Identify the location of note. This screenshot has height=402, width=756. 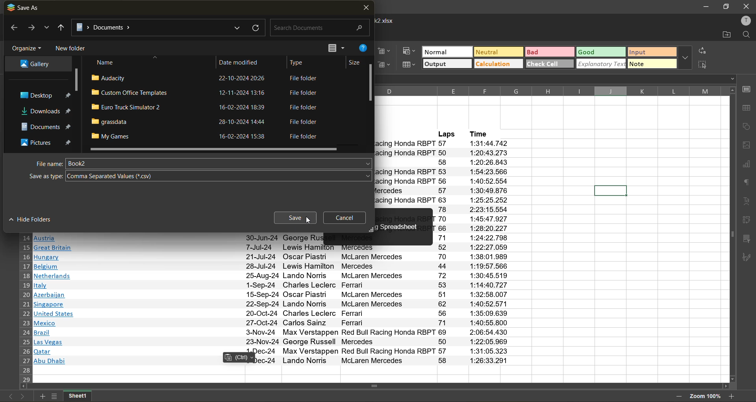
(651, 63).